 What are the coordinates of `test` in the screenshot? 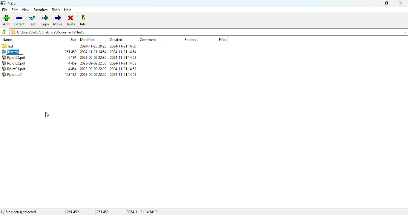 It's located at (32, 21).